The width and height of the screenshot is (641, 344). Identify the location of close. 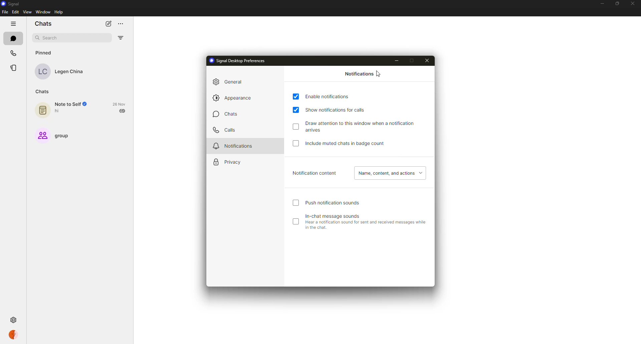
(634, 3).